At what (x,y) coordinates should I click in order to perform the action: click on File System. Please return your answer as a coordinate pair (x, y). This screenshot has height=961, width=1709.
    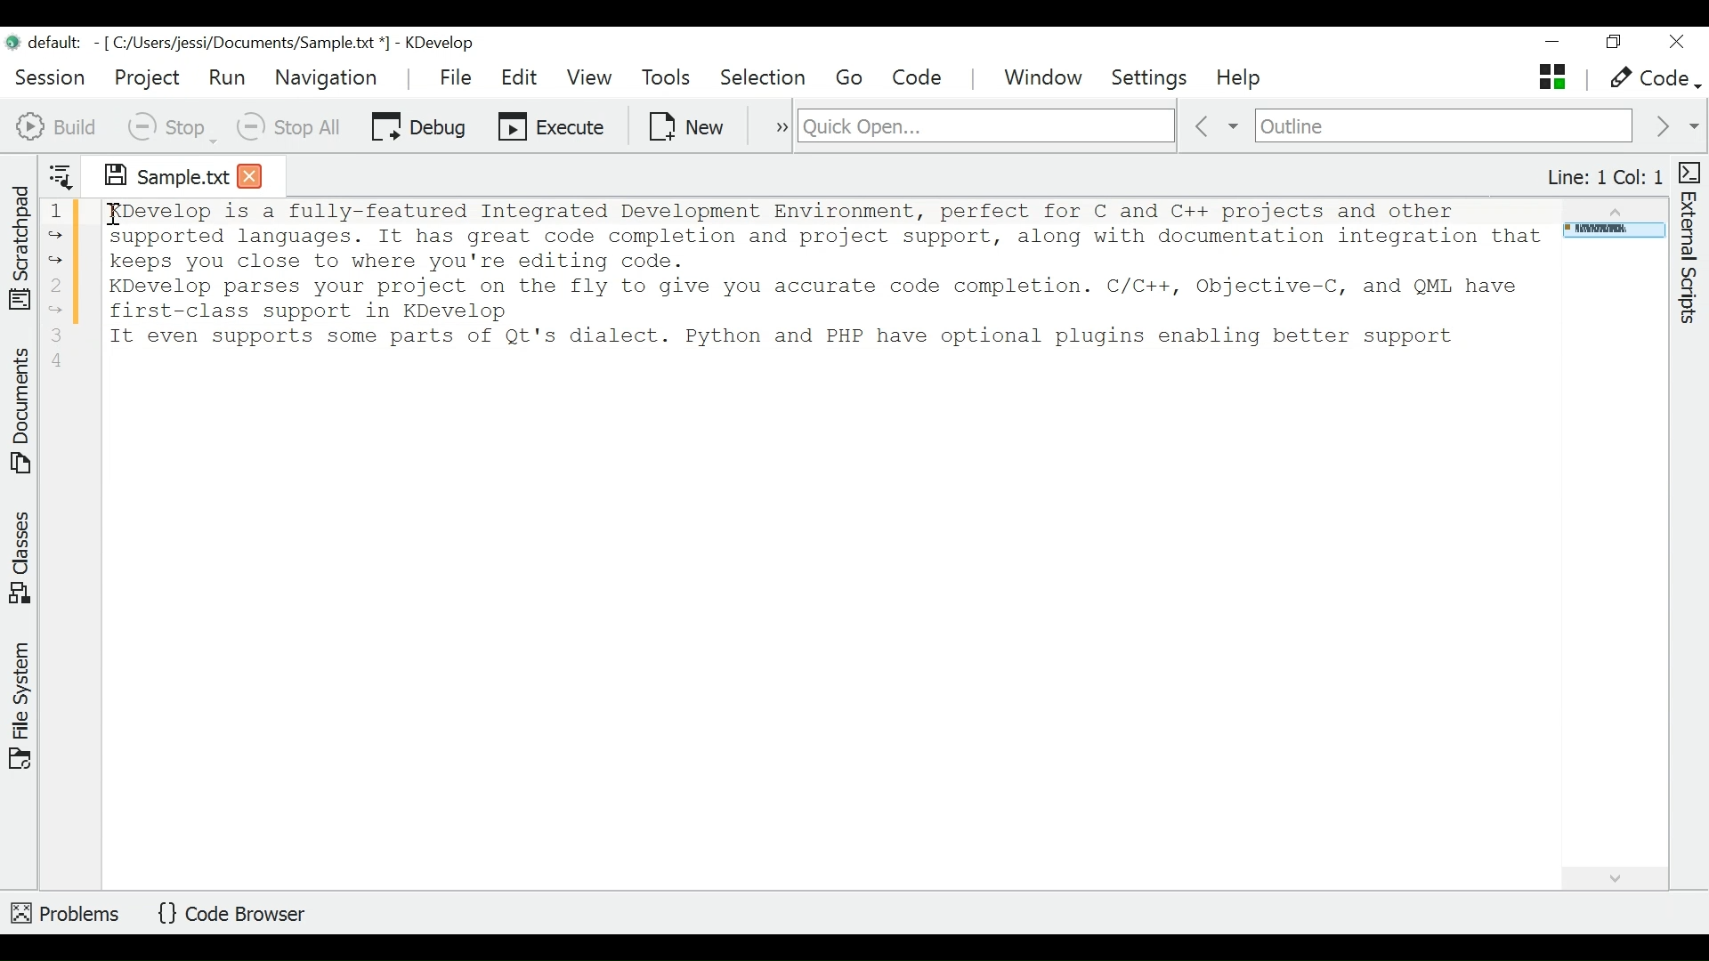
    Looking at the image, I should click on (20, 704).